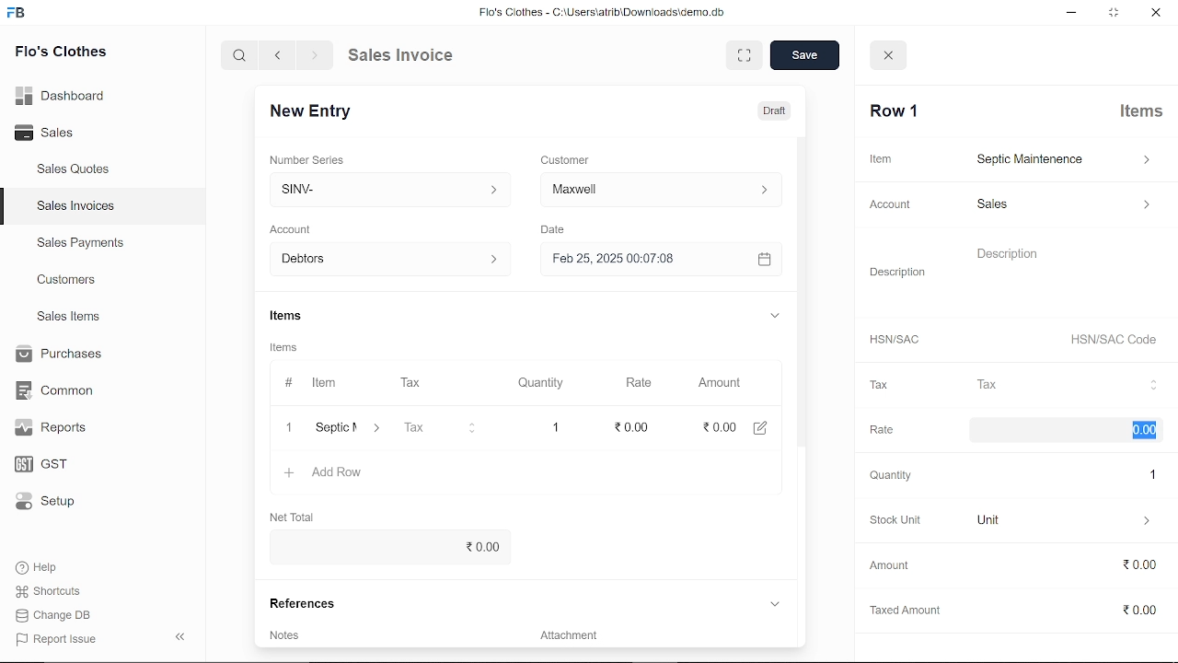 The image size is (1178, 663). Describe the element at coordinates (1064, 159) in the screenshot. I see `septic maintenance` at that location.